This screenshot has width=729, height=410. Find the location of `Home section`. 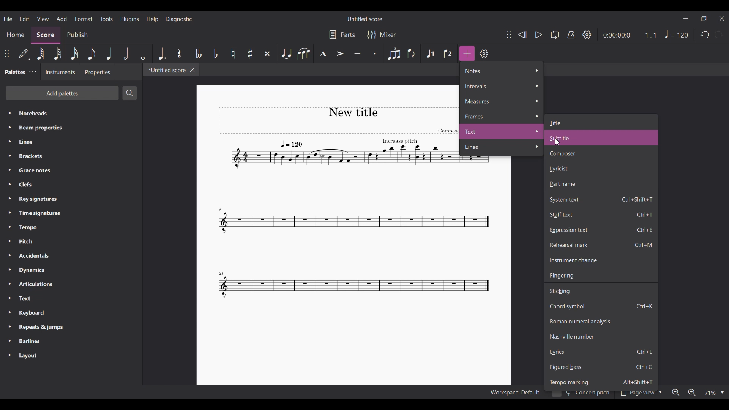

Home section is located at coordinates (15, 35).